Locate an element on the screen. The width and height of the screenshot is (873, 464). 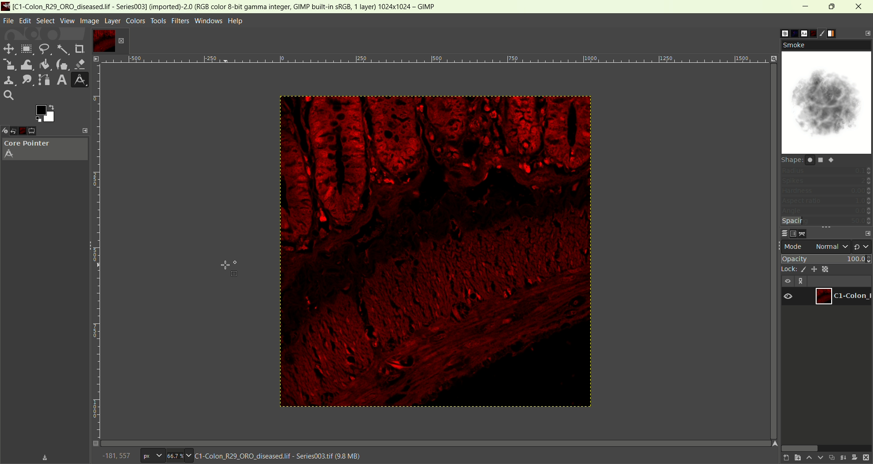
title is located at coordinates (228, 6).